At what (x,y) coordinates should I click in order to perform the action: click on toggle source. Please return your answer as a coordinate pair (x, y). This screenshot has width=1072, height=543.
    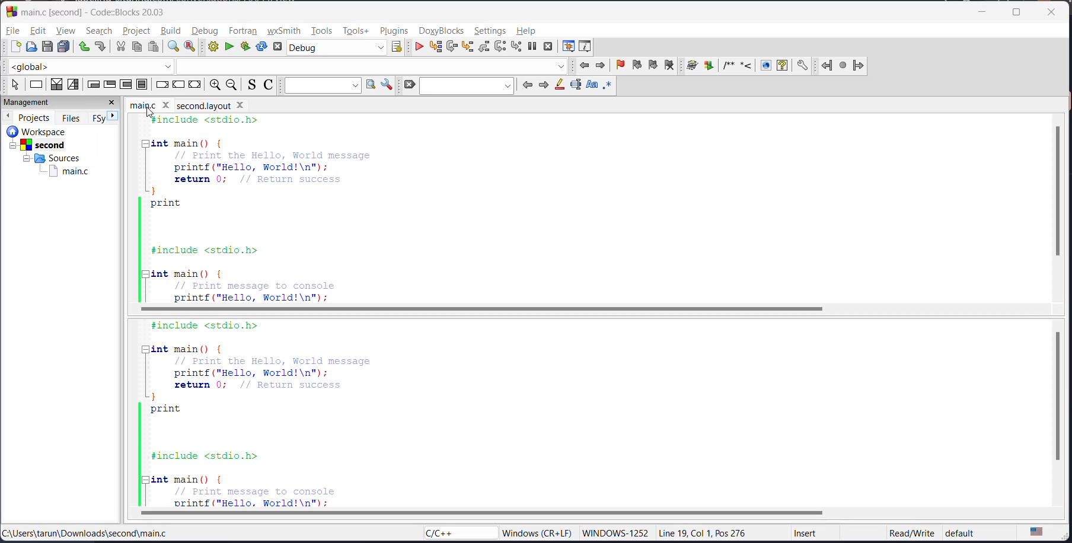
    Looking at the image, I should click on (251, 85).